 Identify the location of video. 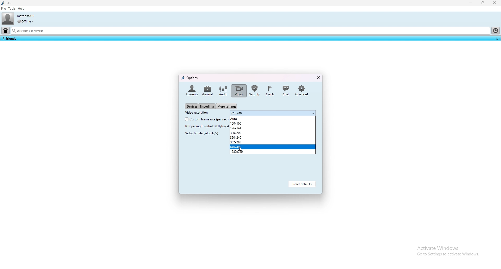
(239, 91).